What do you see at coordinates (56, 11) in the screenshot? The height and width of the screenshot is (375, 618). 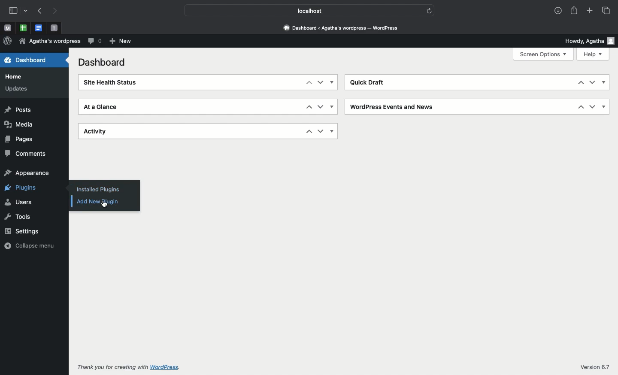 I see `Next page` at bounding box center [56, 11].